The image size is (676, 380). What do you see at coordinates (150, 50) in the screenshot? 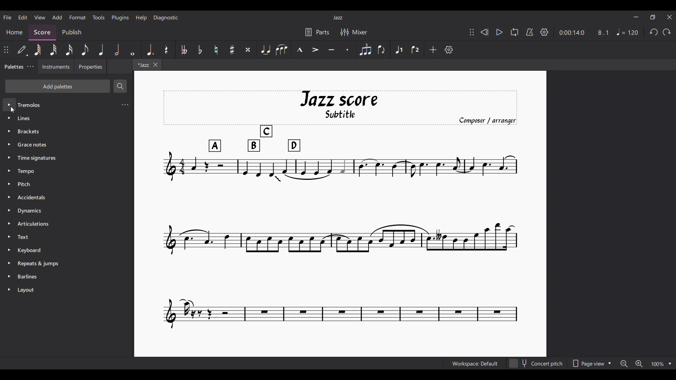
I see `Augmentation dot` at bounding box center [150, 50].